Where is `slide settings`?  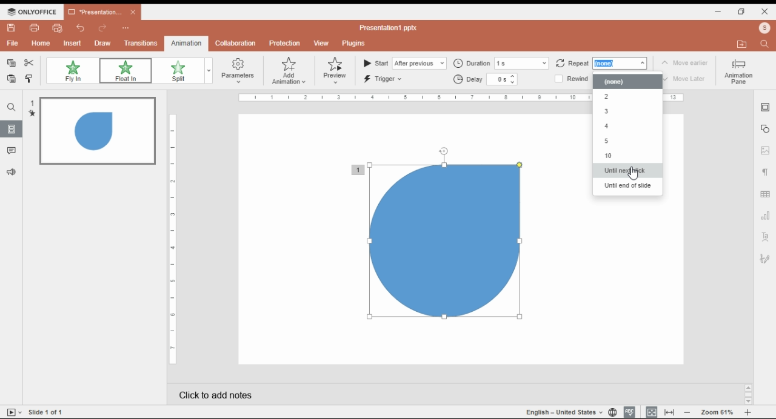
slide settings is located at coordinates (764, 108).